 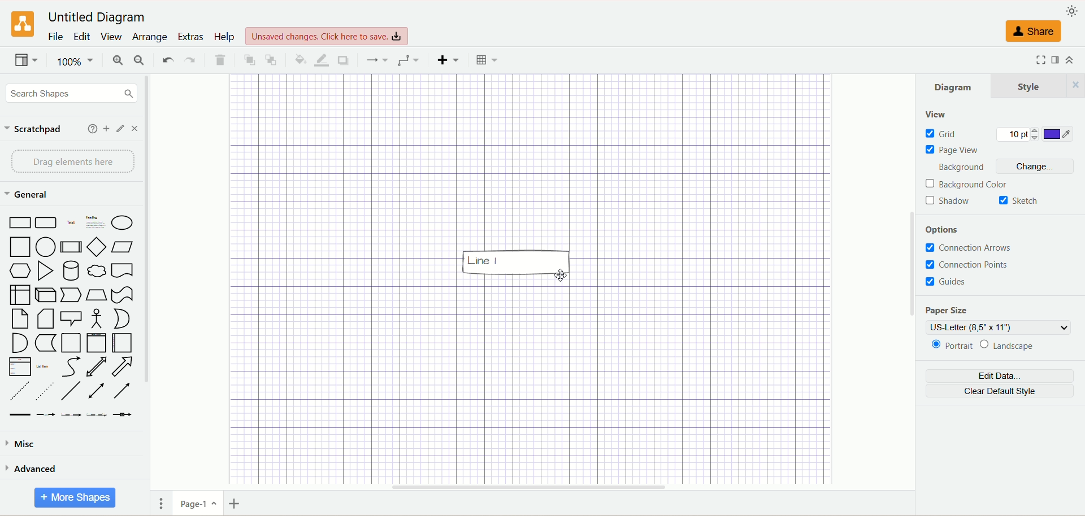 I want to click on Connector with 3 labels, so click(x=97, y=414).